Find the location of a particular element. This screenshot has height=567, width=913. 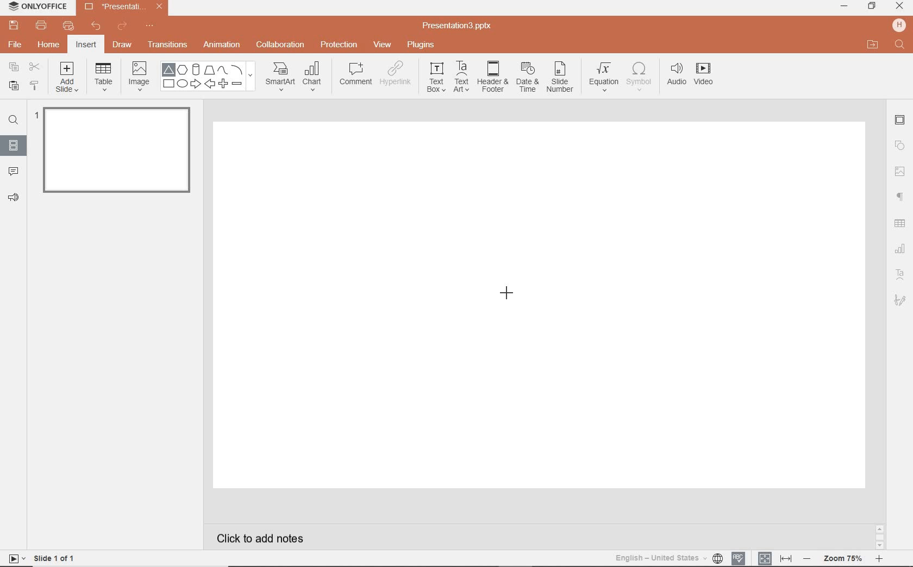

TRANSITIONS is located at coordinates (169, 45).